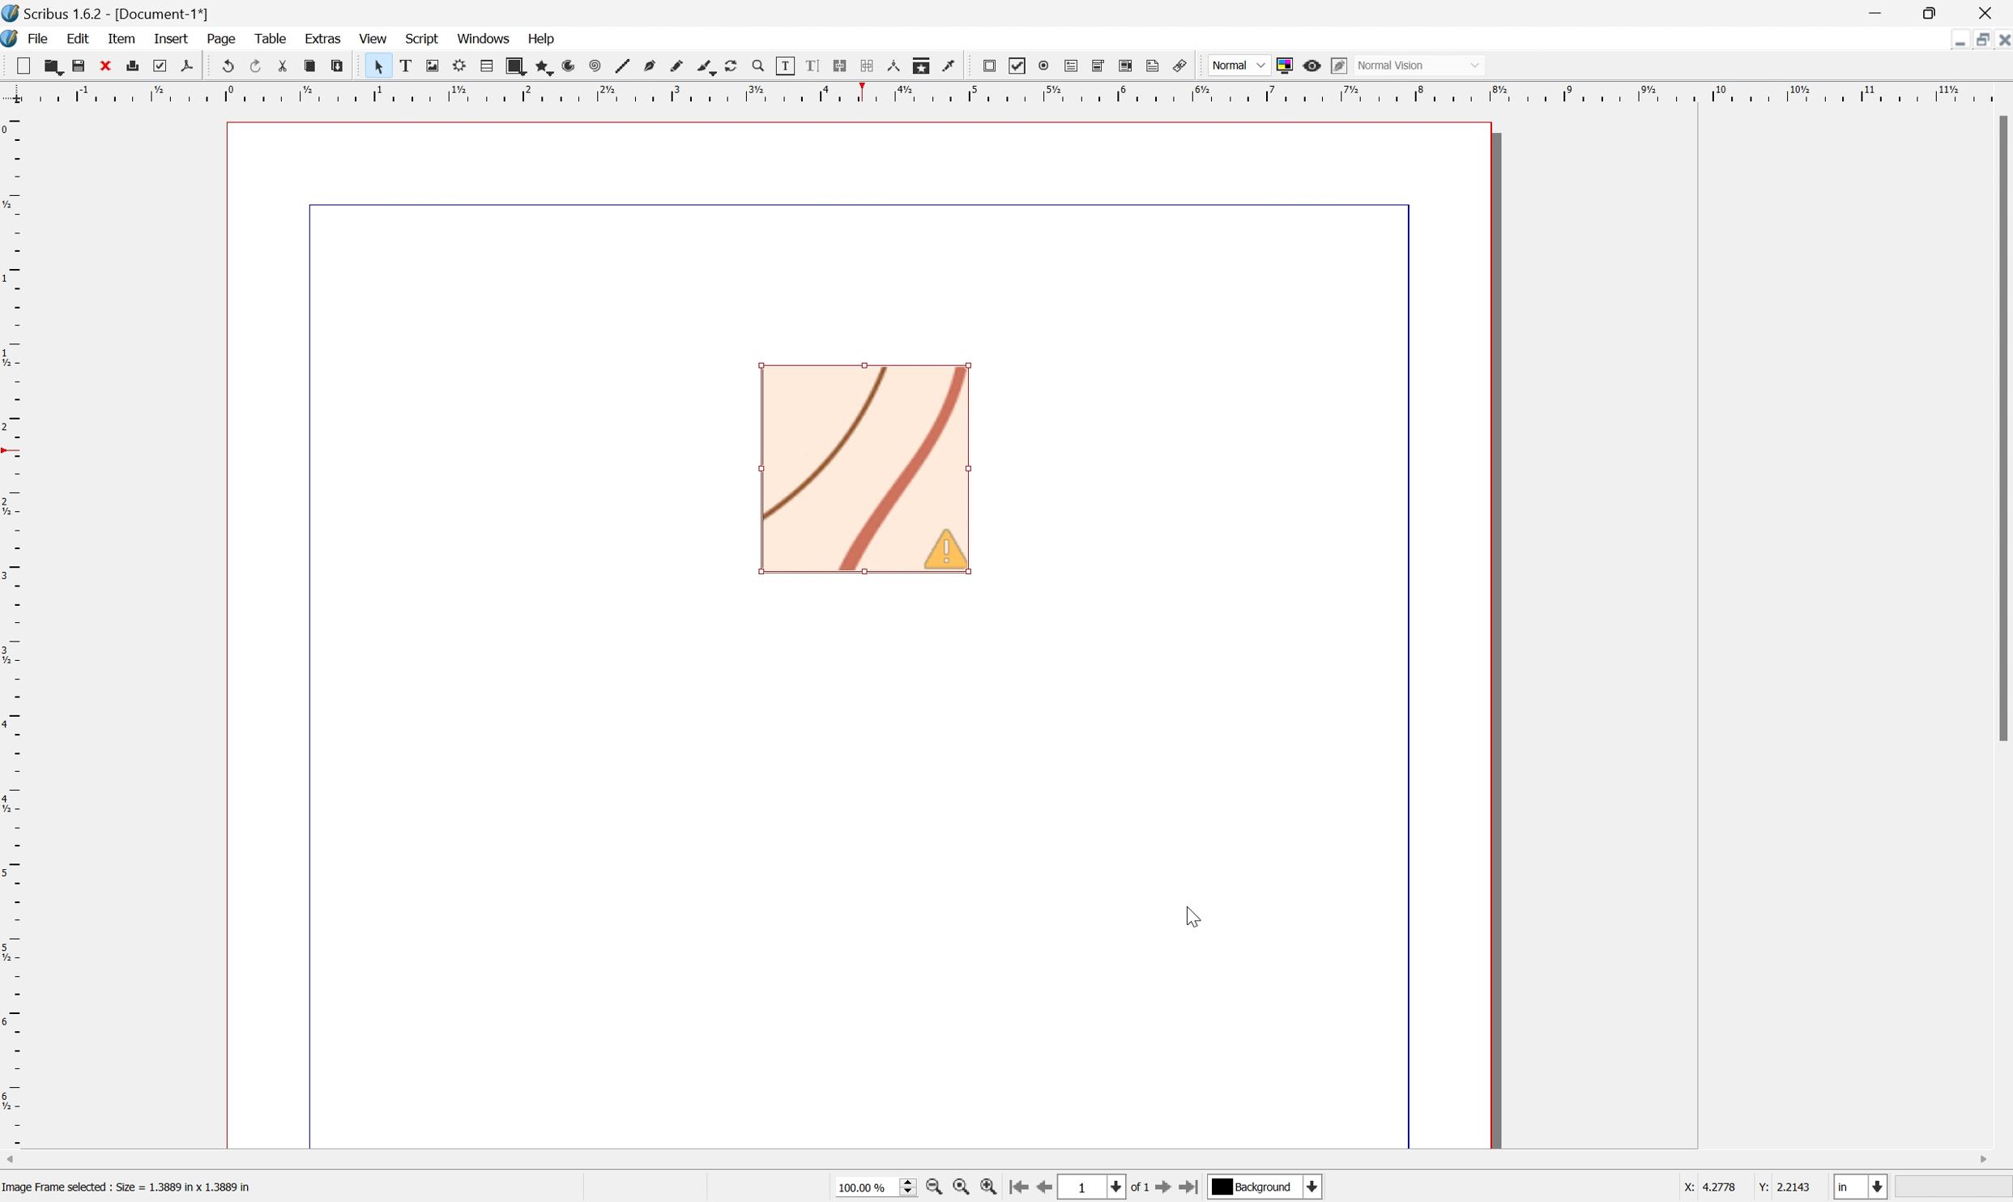 This screenshot has width=2013, height=1202. What do you see at coordinates (841, 64) in the screenshot?
I see `Line text frames` at bounding box center [841, 64].